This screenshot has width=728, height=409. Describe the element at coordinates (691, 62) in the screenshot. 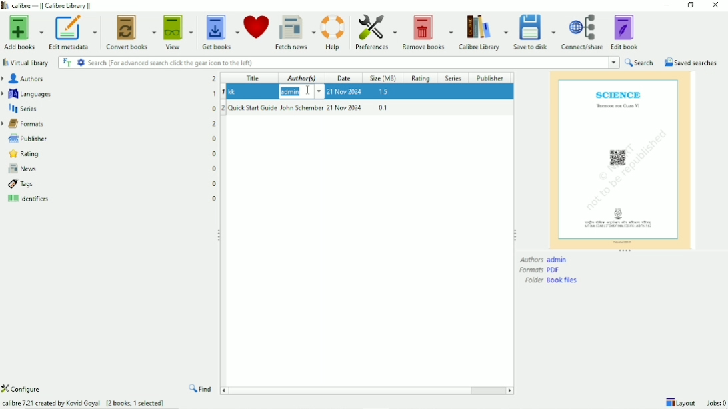

I see `Saved searches` at that location.